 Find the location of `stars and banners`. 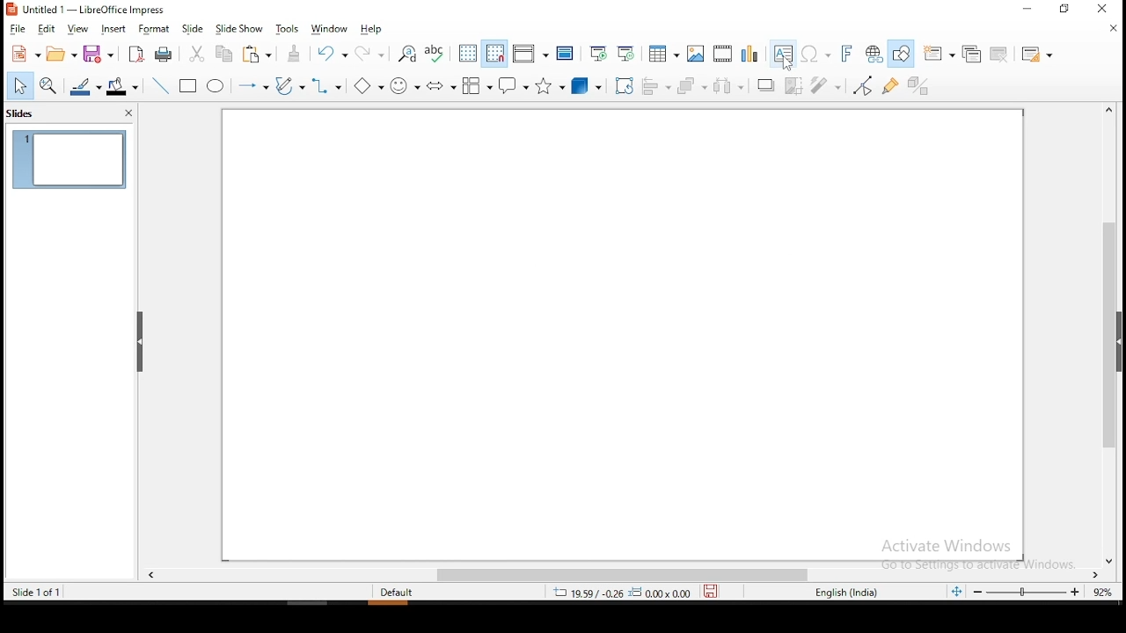

stars and banners is located at coordinates (551, 84).